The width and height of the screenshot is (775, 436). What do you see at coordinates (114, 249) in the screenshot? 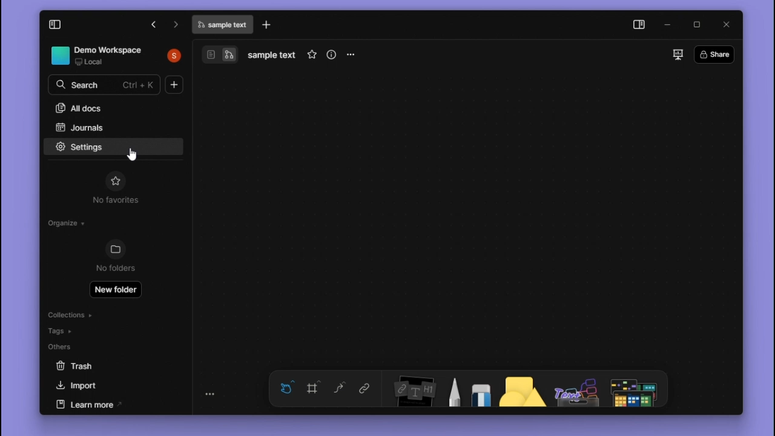
I see `folder icon` at bounding box center [114, 249].